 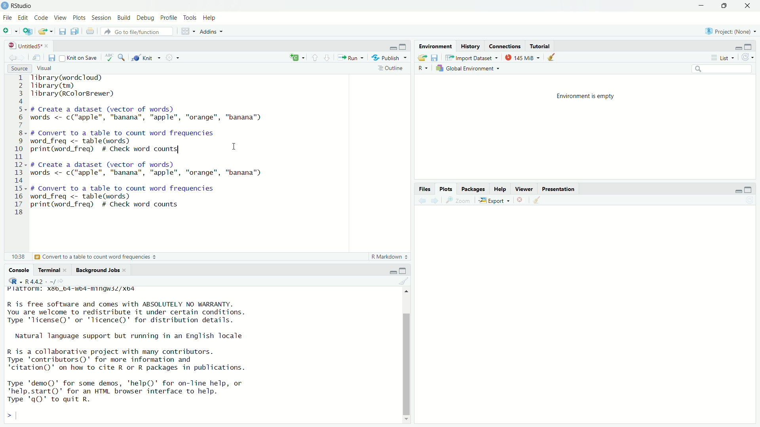 What do you see at coordinates (146, 57) in the screenshot?
I see `Kint` at bounding box center [146, 57].